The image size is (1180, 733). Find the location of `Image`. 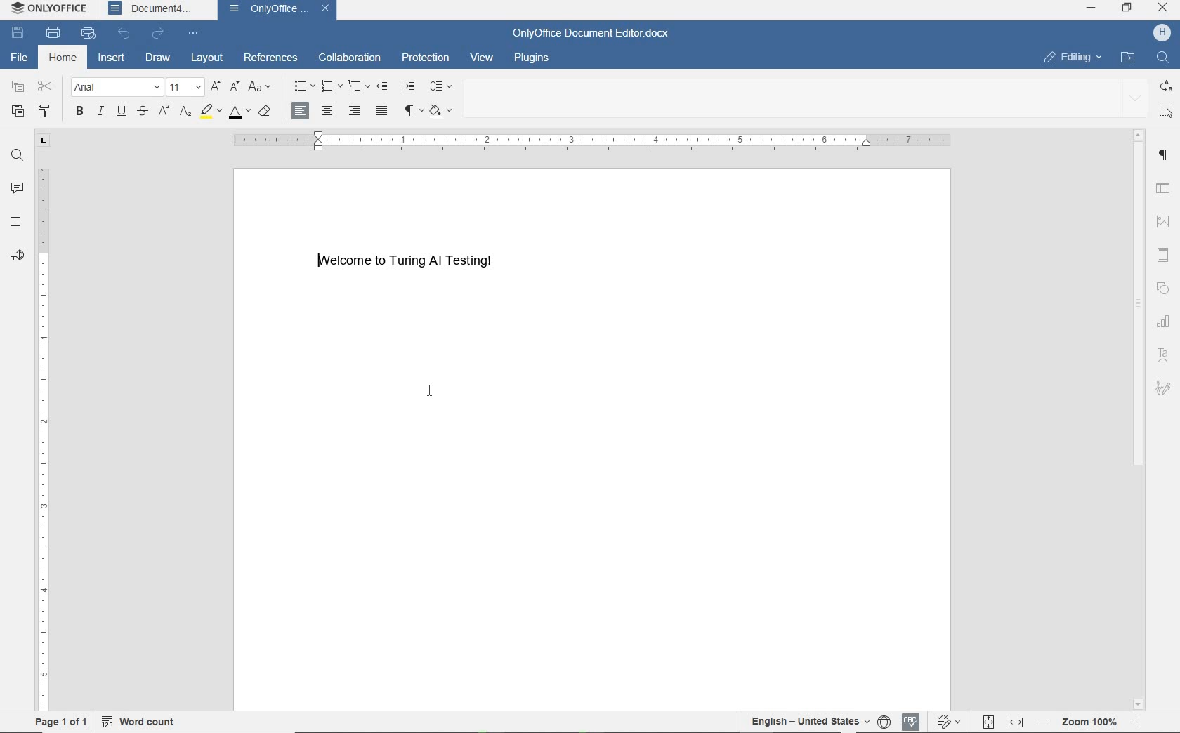

Image is located at coordinates (1166, 222).